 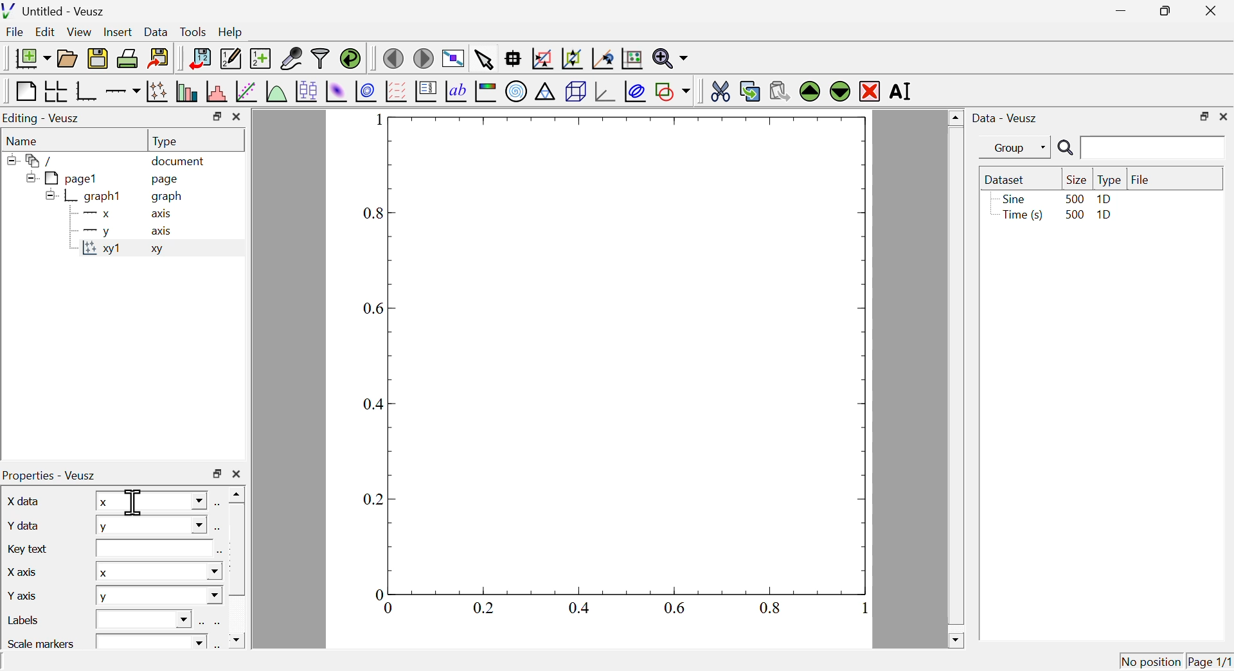 I want to click on new document, so click(x=29, y=58).